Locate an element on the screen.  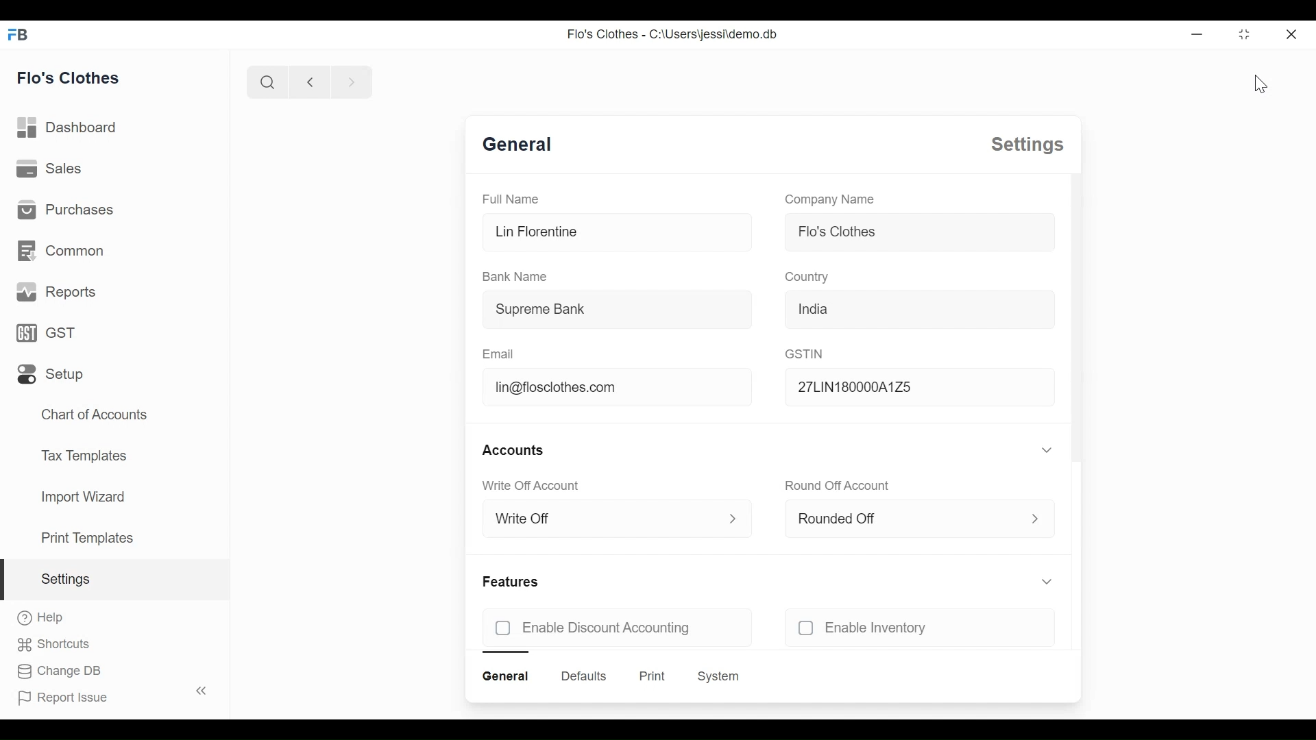
full name is located at coordinates (510, 198).